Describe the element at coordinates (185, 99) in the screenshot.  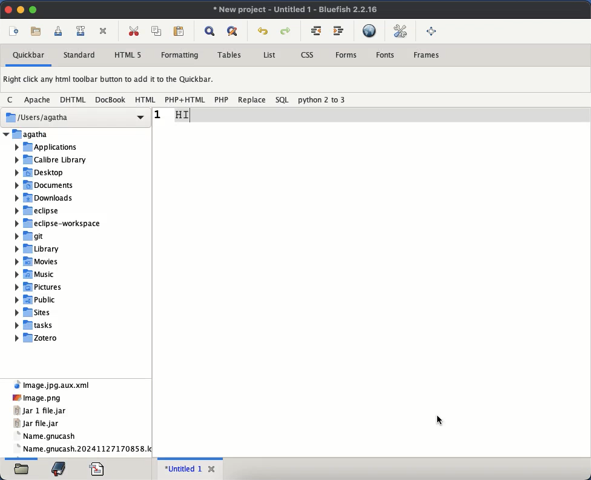
I see `php + html` at that location.